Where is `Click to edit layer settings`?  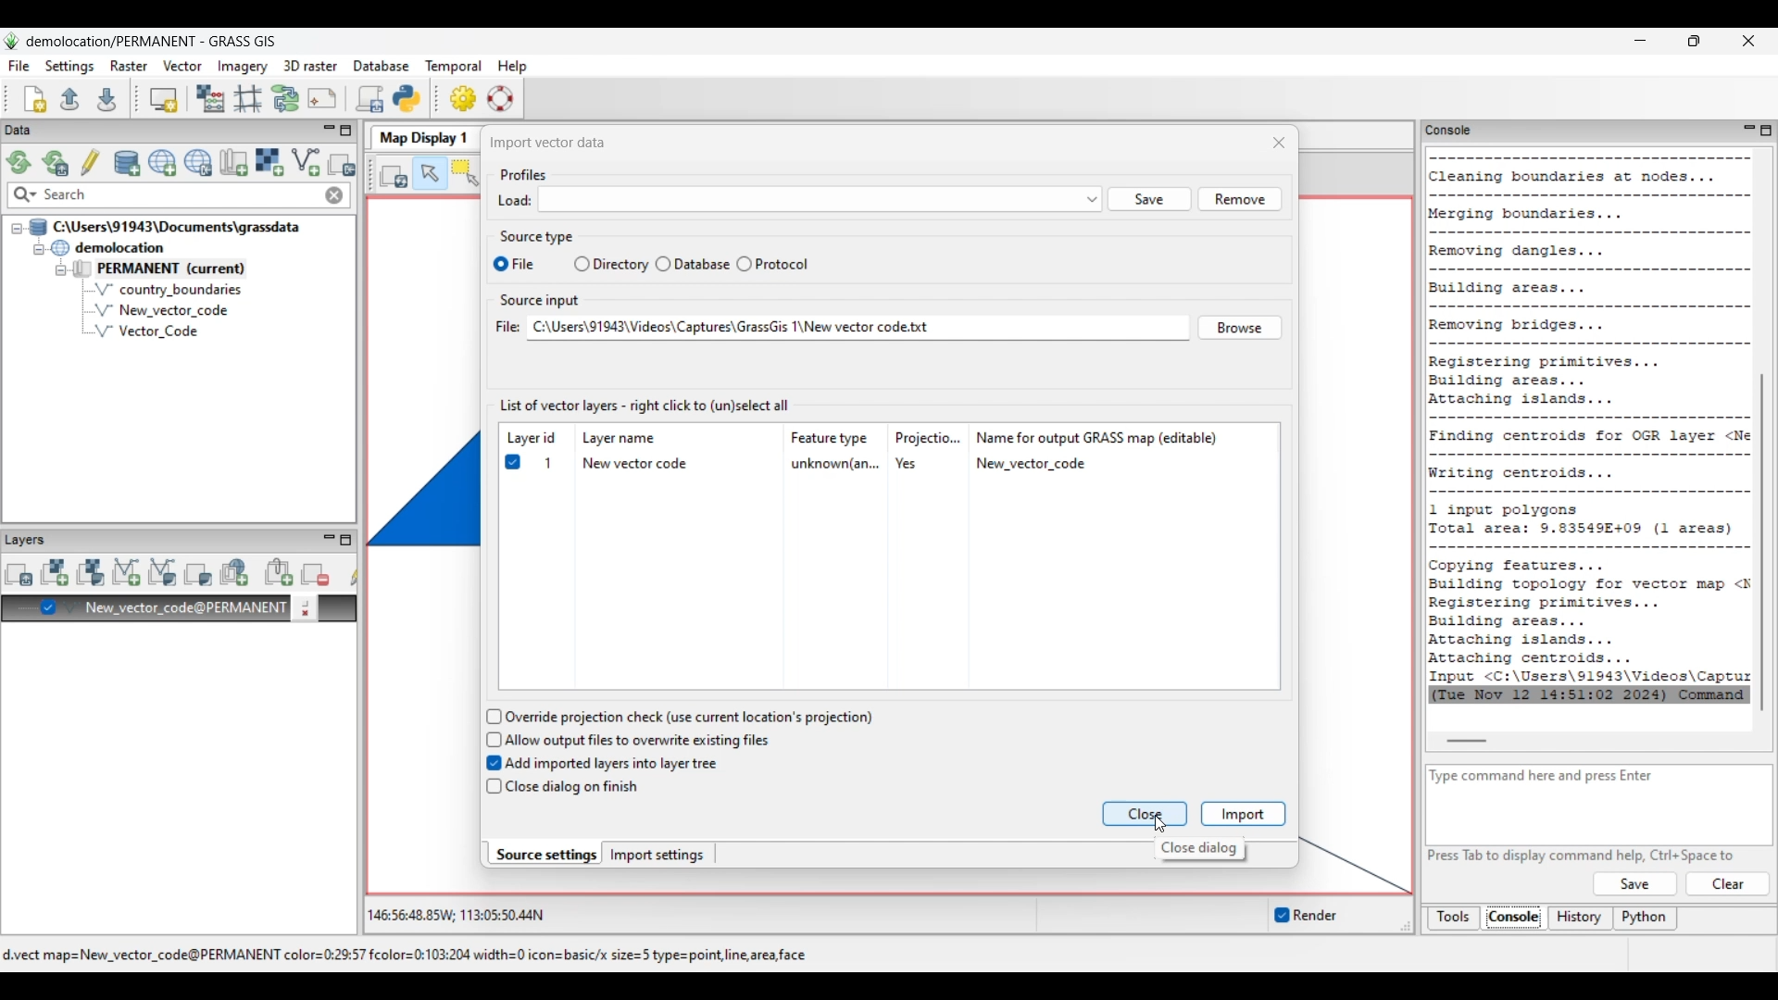 Click to edit layer settings is located at coordinates (304, 608).